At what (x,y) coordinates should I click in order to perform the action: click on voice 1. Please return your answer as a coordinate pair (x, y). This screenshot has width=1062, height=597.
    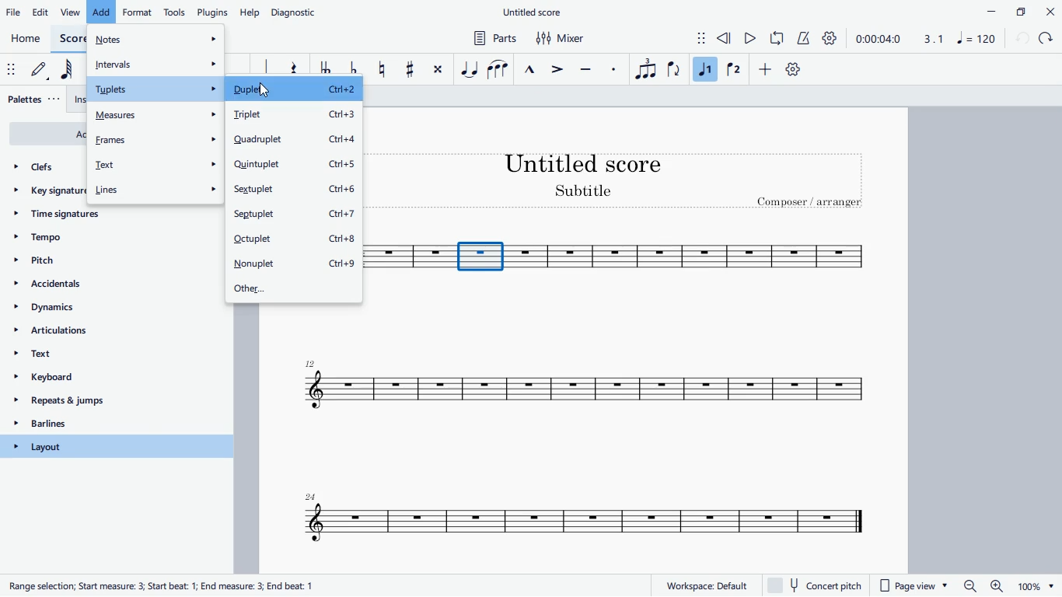
    Looking at the image, I should click on (705, 69).